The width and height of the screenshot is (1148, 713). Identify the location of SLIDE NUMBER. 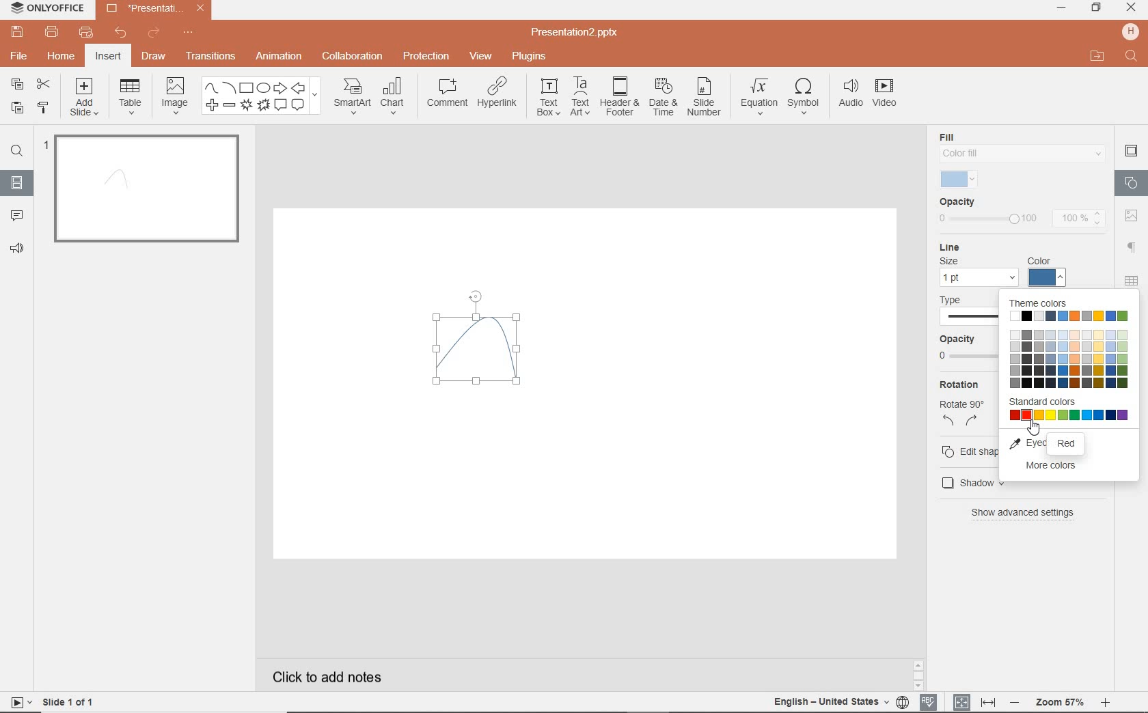
(705, 100).